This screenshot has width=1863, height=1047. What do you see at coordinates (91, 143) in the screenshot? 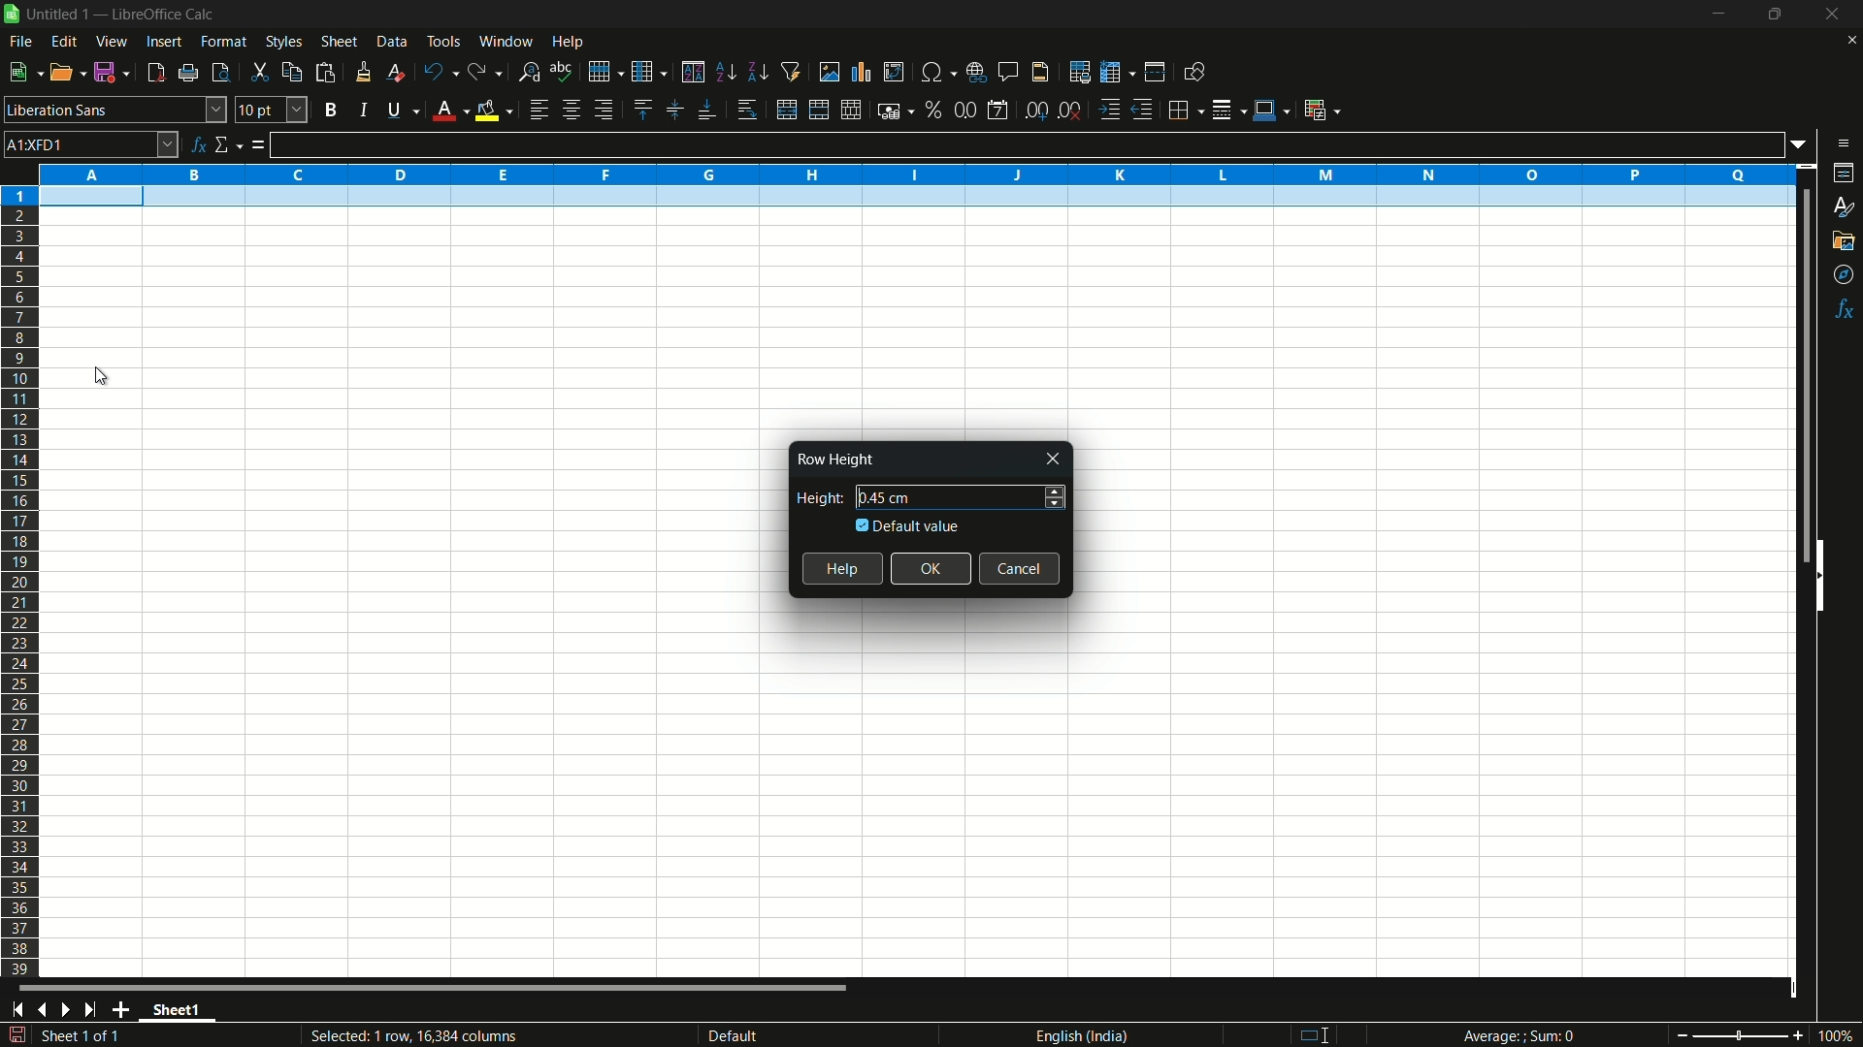
I see `cell name` at bounding box center [91, 143].